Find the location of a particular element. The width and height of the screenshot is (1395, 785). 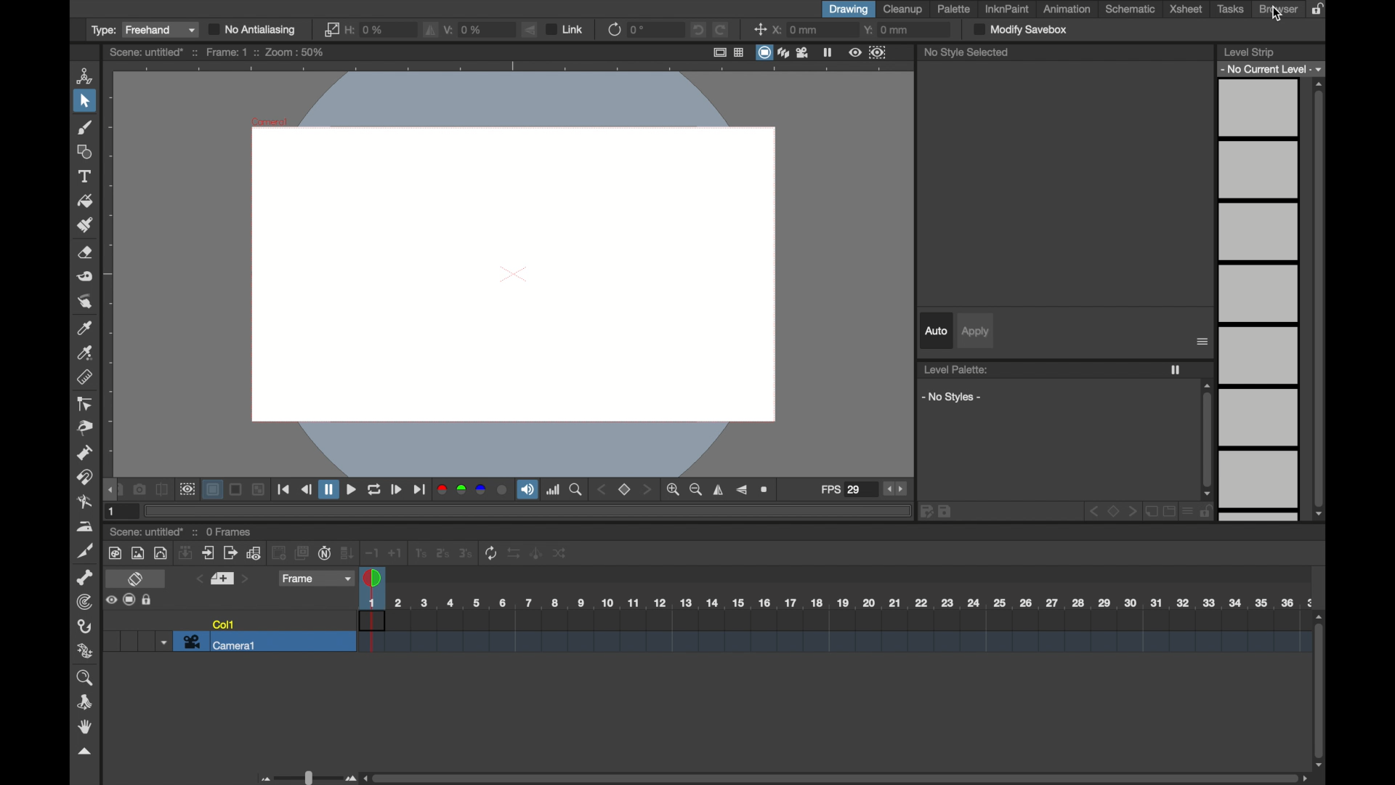

3 is located at coordinates (466, 552).